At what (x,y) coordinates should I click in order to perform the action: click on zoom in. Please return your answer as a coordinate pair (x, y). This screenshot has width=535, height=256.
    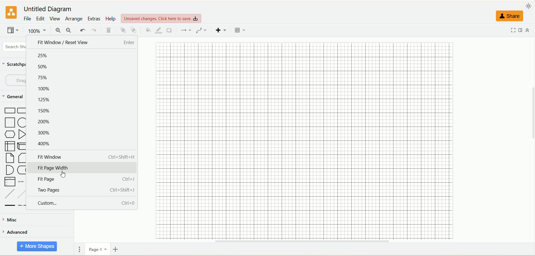
    Looking at the image, I should click on (59, 30).